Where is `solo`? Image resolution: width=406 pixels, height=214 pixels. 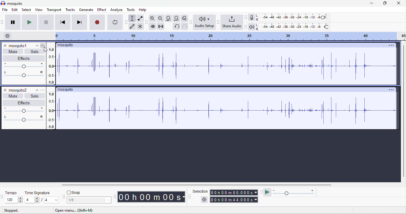 solo is located at coordinates (34, 51).